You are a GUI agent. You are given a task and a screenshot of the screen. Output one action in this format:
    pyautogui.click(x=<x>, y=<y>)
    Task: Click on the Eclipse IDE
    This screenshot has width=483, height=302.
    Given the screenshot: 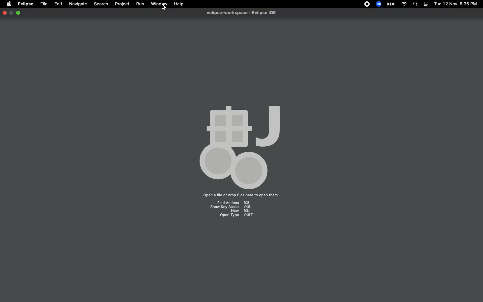 What is the action you would take?
    pyautogui.click(x=240, y=13)
    